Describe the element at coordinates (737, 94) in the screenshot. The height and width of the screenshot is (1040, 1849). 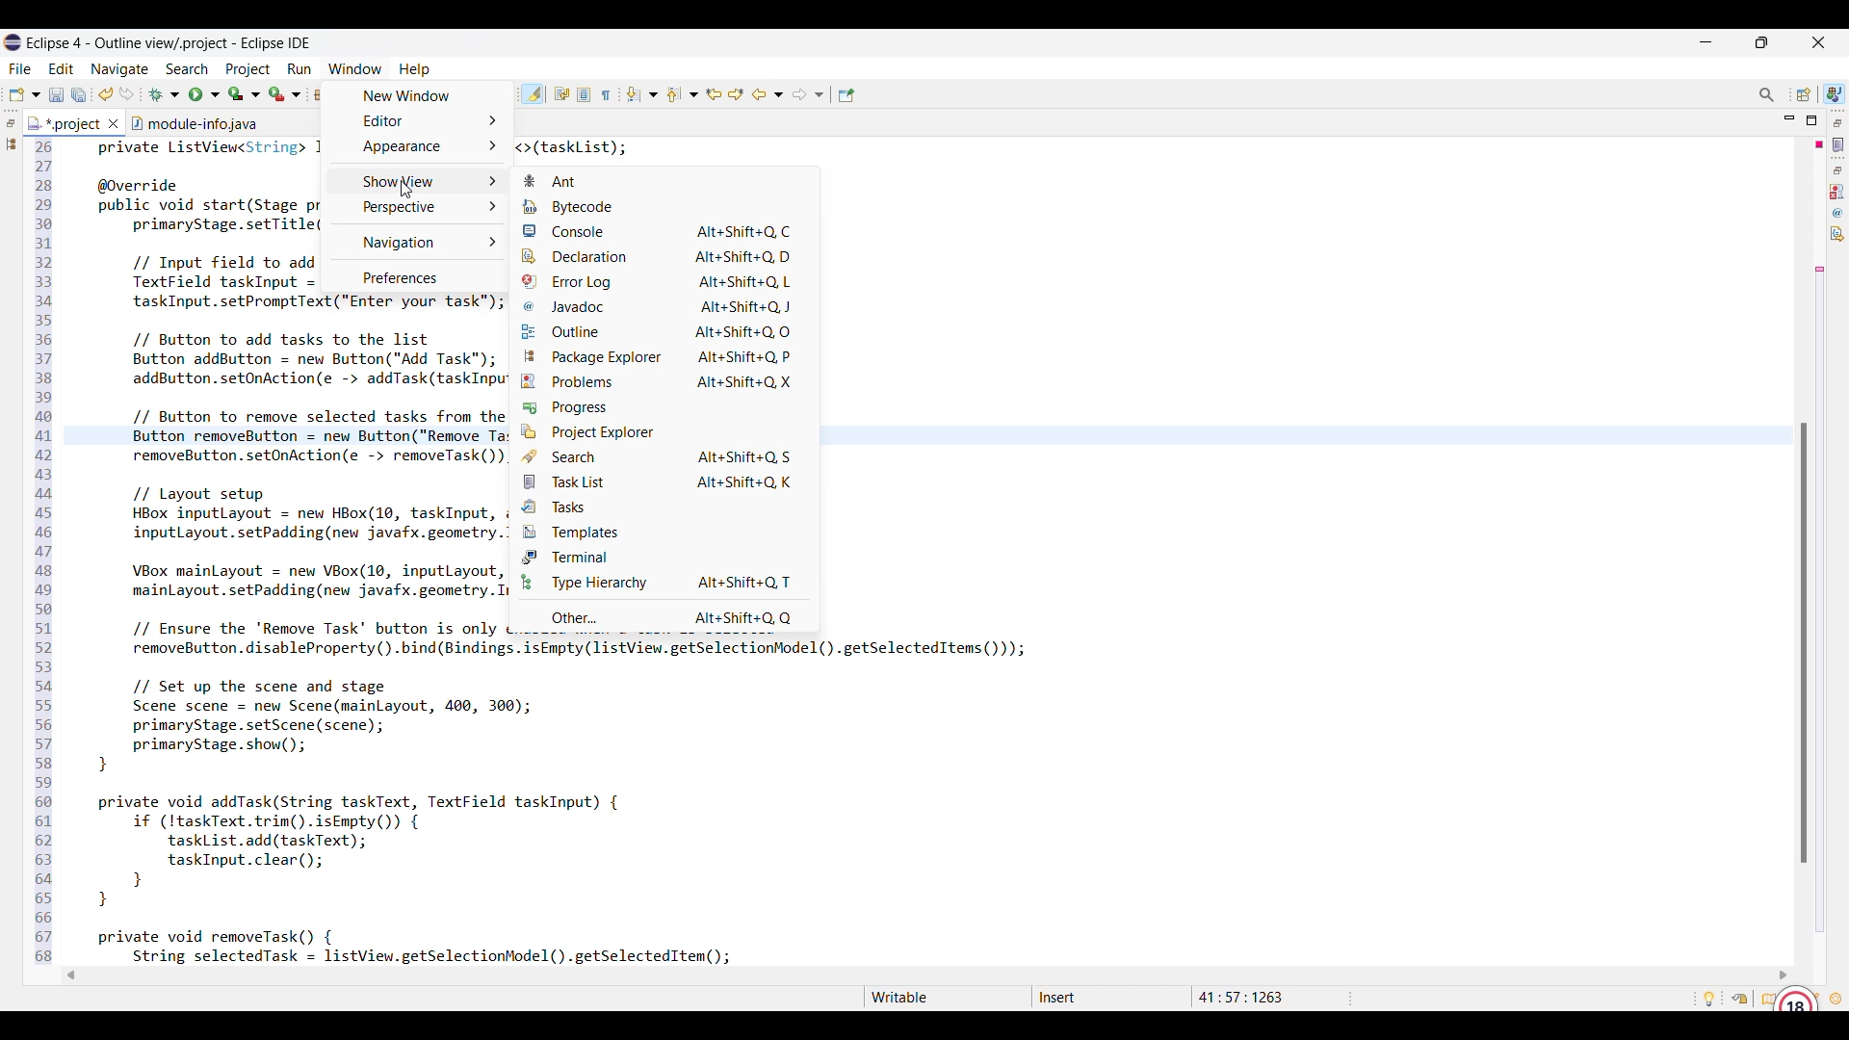
I see `Next edit location` at that location.